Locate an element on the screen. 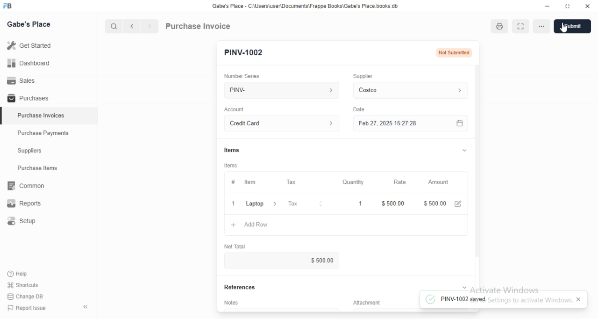 The height and width of the screenshot is (319, 598). Dashboard is located at coordinates (49, 63).